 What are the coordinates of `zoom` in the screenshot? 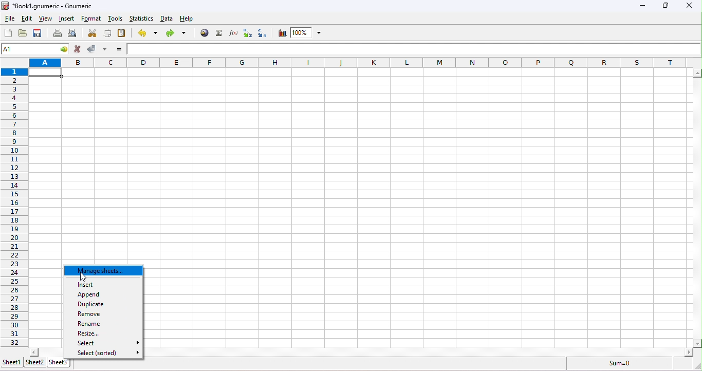 It's located at (309, 33).